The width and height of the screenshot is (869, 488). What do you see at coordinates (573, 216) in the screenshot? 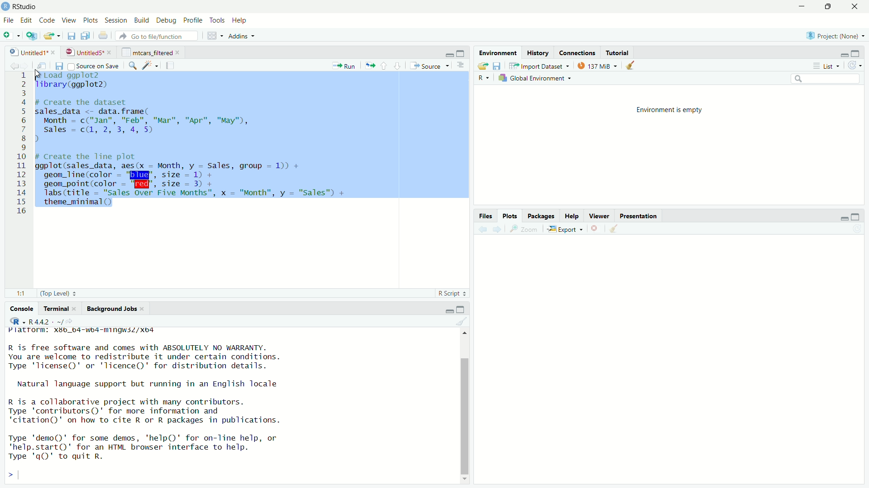
I see `help` at bounding box center [573, 216].